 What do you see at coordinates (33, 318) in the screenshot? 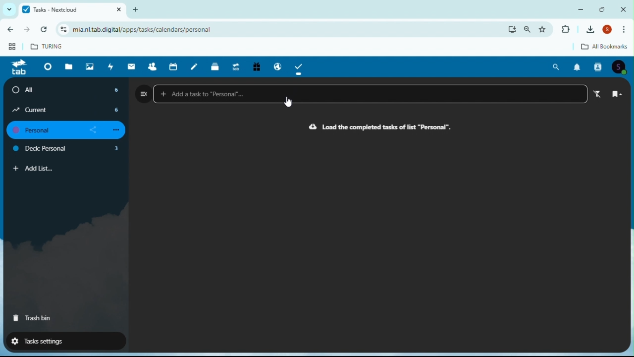
I see `trashbin` at bounding box center [33, 318].